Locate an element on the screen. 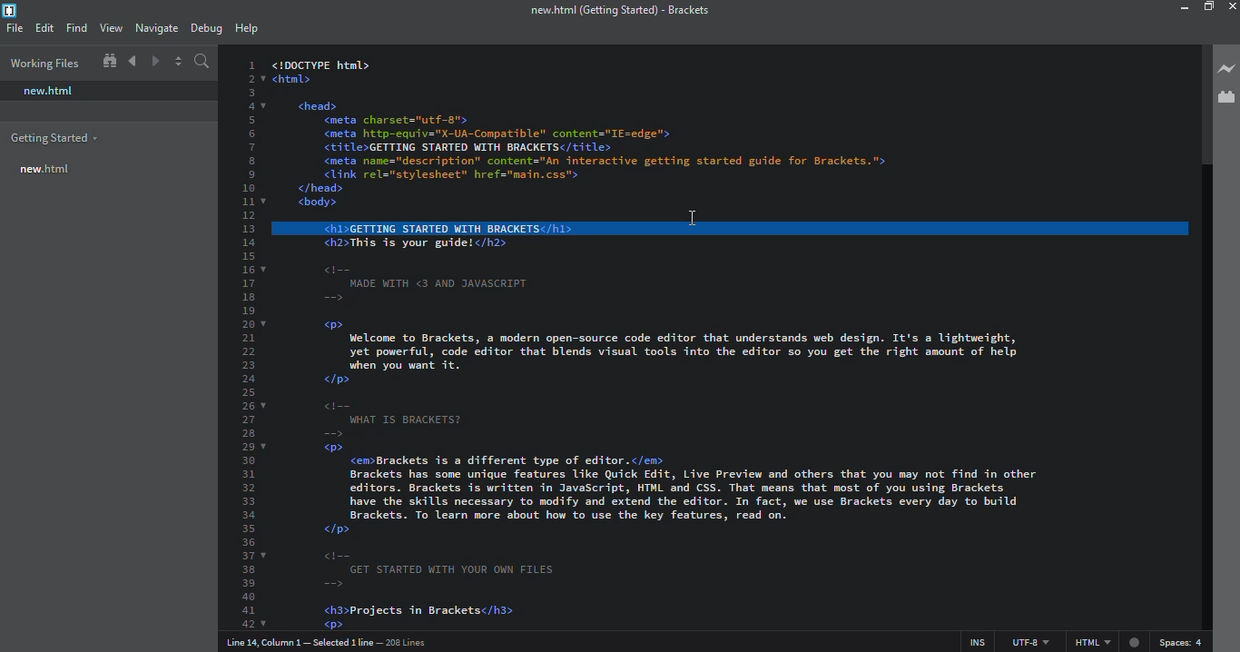 The image size is (1240, 652). new is located at coordinates (45, 167).